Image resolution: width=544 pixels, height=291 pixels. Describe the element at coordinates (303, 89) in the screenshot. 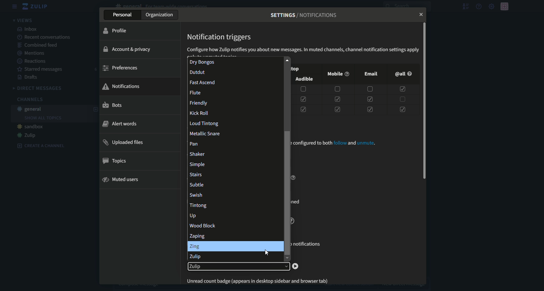

I see `checkbox` at that location.